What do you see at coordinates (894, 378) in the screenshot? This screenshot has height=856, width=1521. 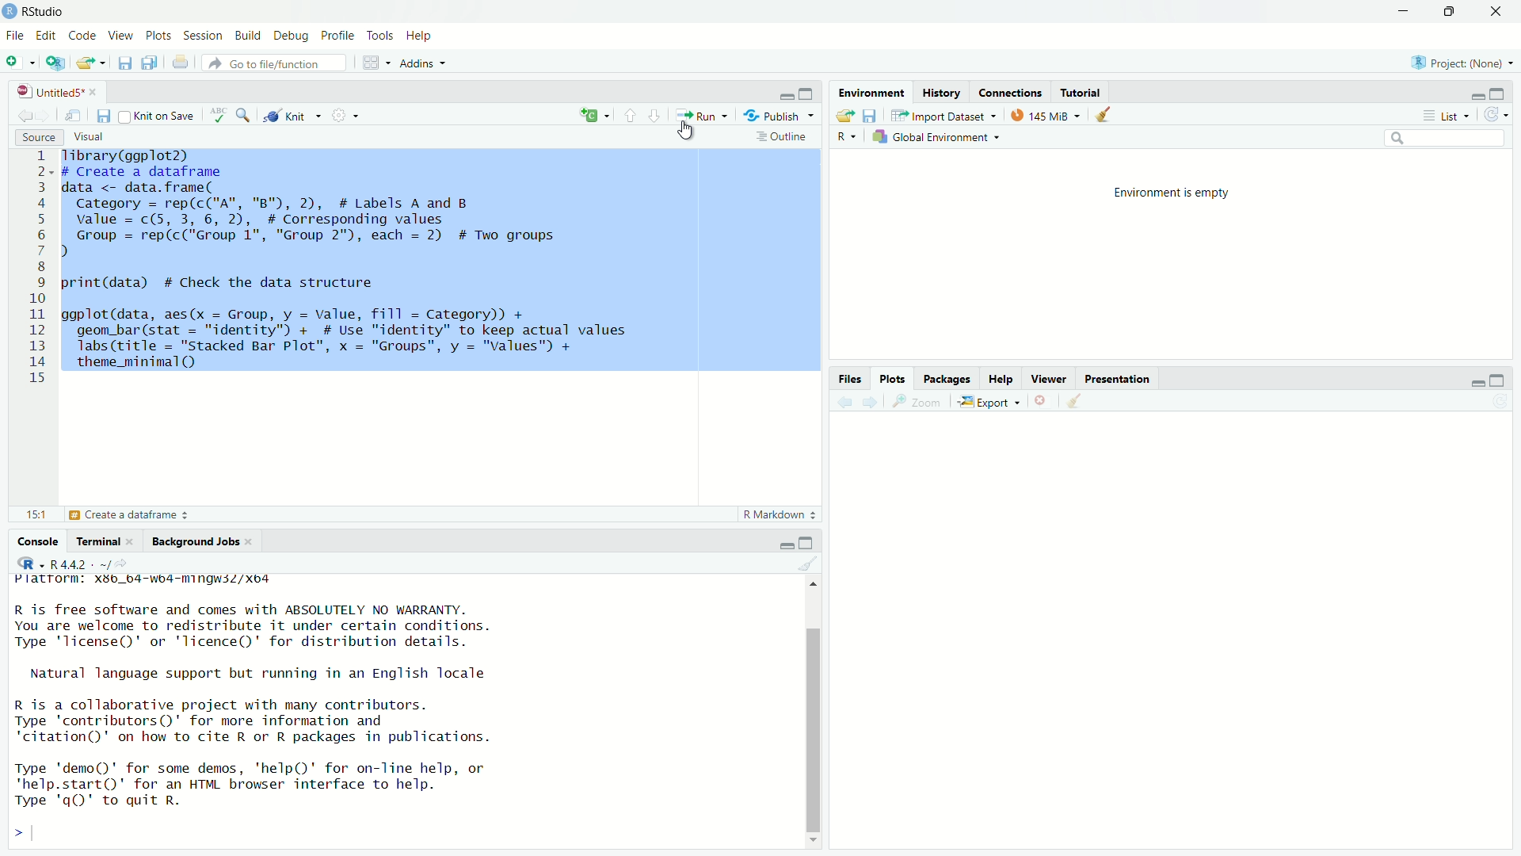 I see `Plots` at bounding box center [894, 378].